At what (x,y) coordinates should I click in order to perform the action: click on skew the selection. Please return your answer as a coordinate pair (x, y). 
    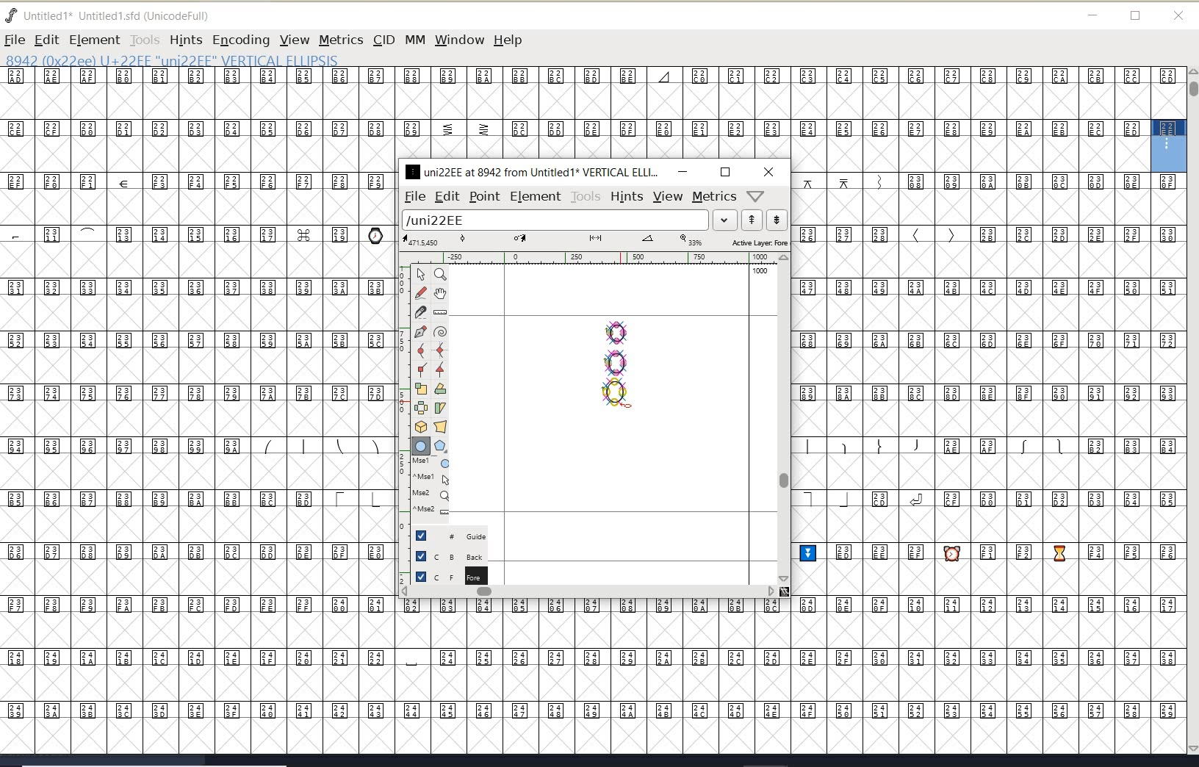
    Looking at the image, I should click on (439, 408).